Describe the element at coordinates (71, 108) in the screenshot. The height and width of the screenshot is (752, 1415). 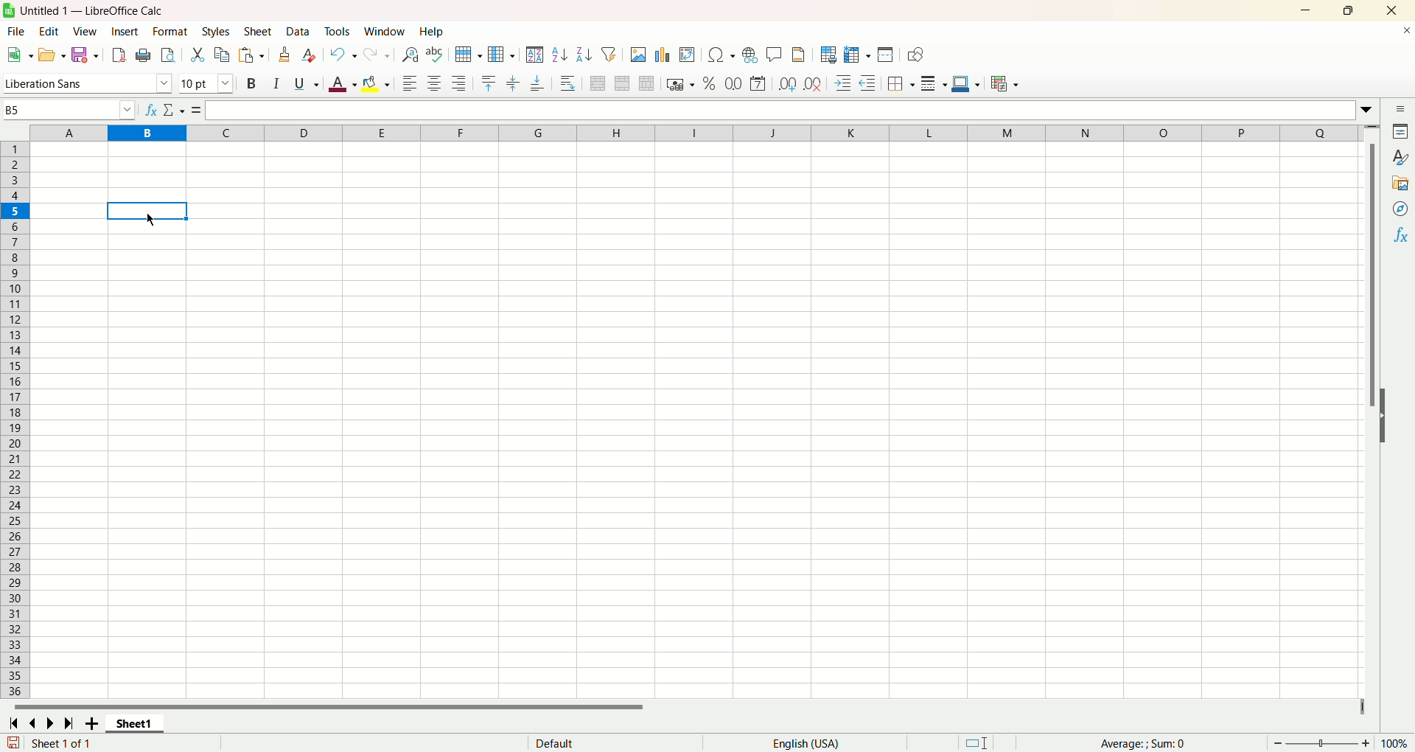
I see `name box` at that location.